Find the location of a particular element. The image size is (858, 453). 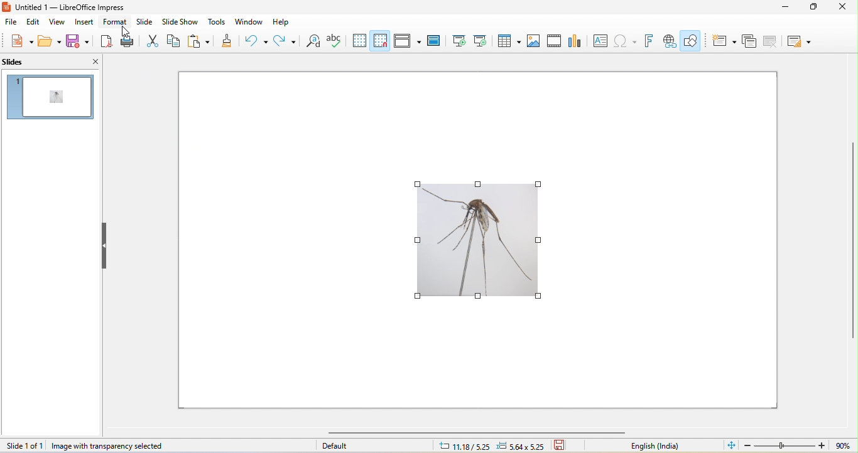

cursor and object position changed is located at coordinates (497, 445).